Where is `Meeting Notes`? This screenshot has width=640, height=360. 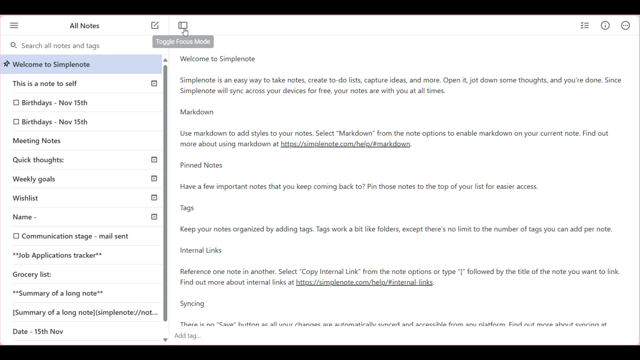
Meeting Notes is located at coordinates (53, 141).